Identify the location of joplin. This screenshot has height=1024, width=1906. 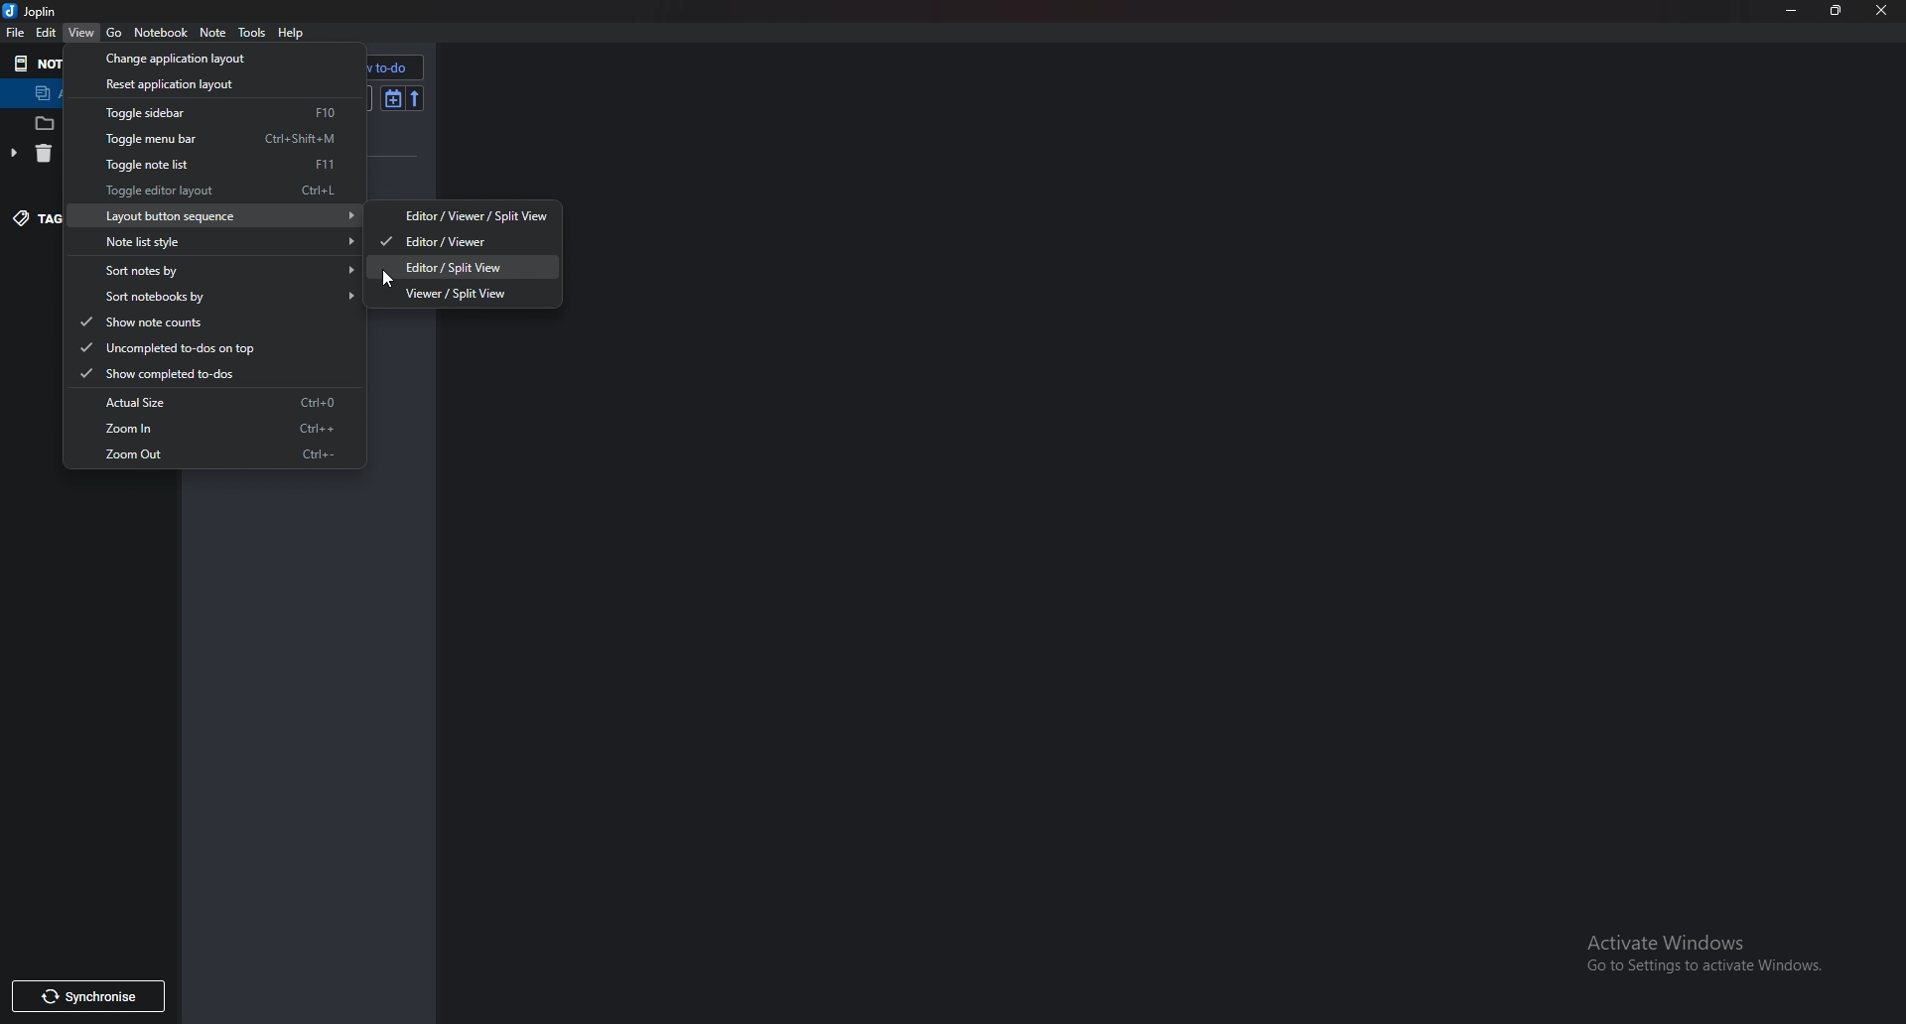
(32, 10).